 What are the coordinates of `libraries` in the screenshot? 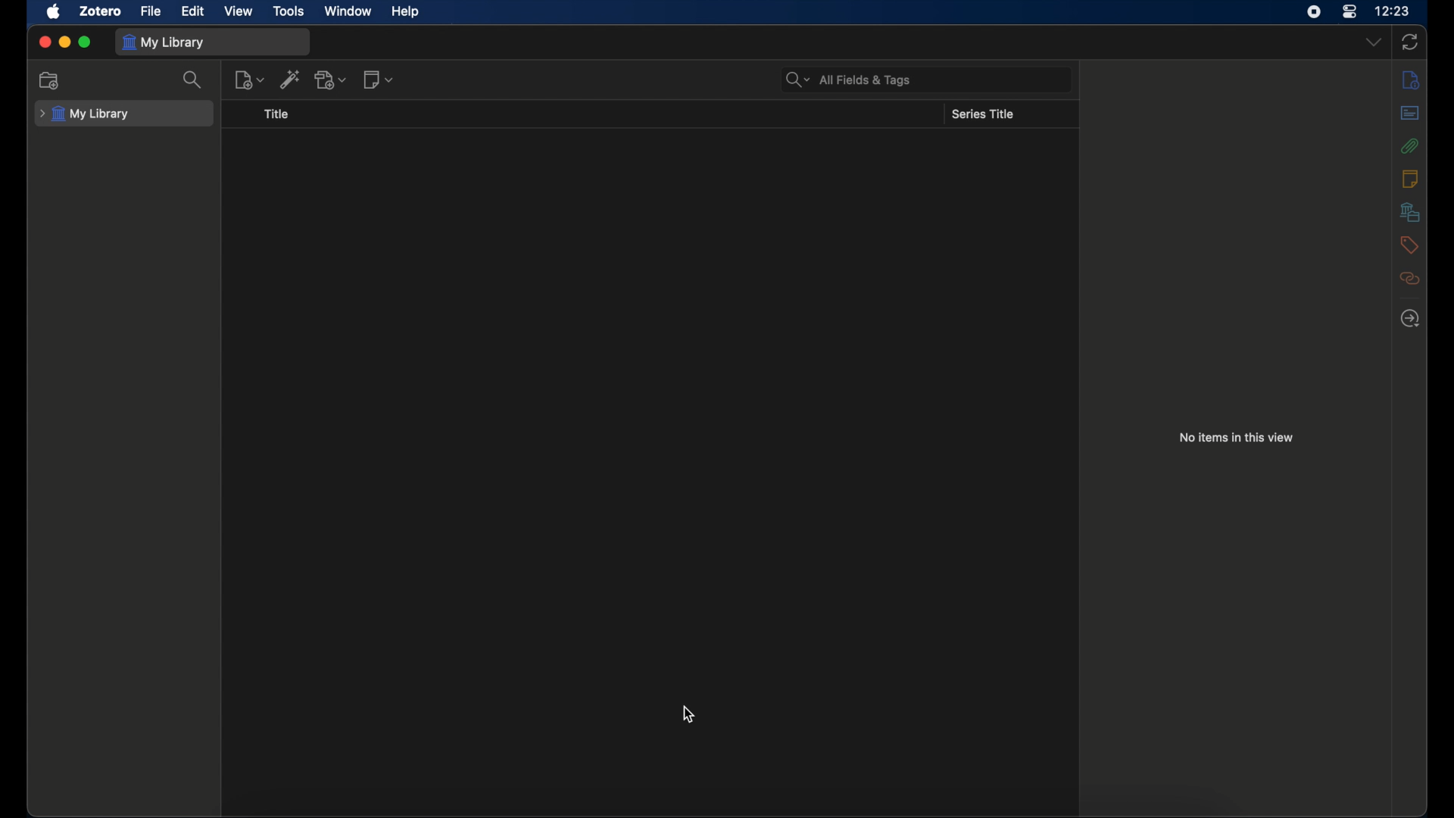 It's located at (1409, 212).